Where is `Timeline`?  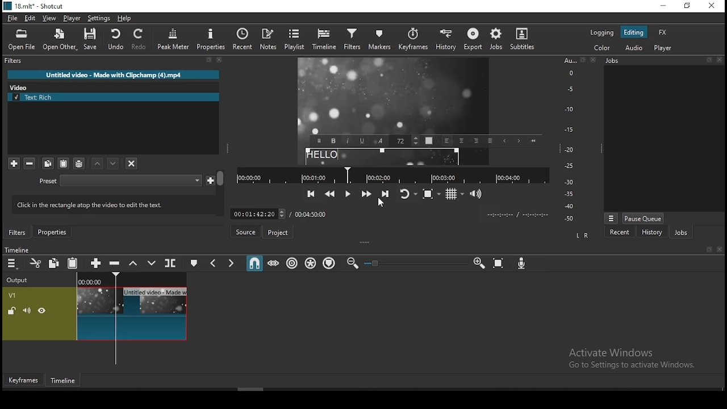
Timeline is located at coordinates (132, 278).